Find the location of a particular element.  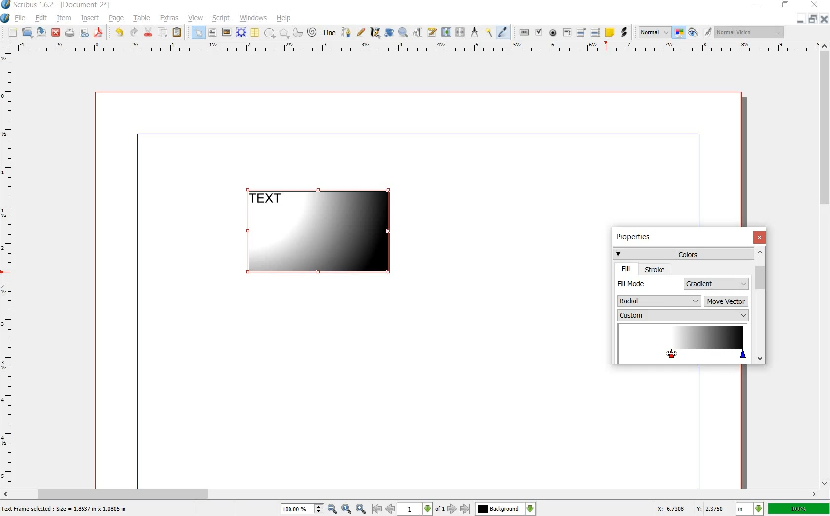

100% is located at coordinates (799, 508).